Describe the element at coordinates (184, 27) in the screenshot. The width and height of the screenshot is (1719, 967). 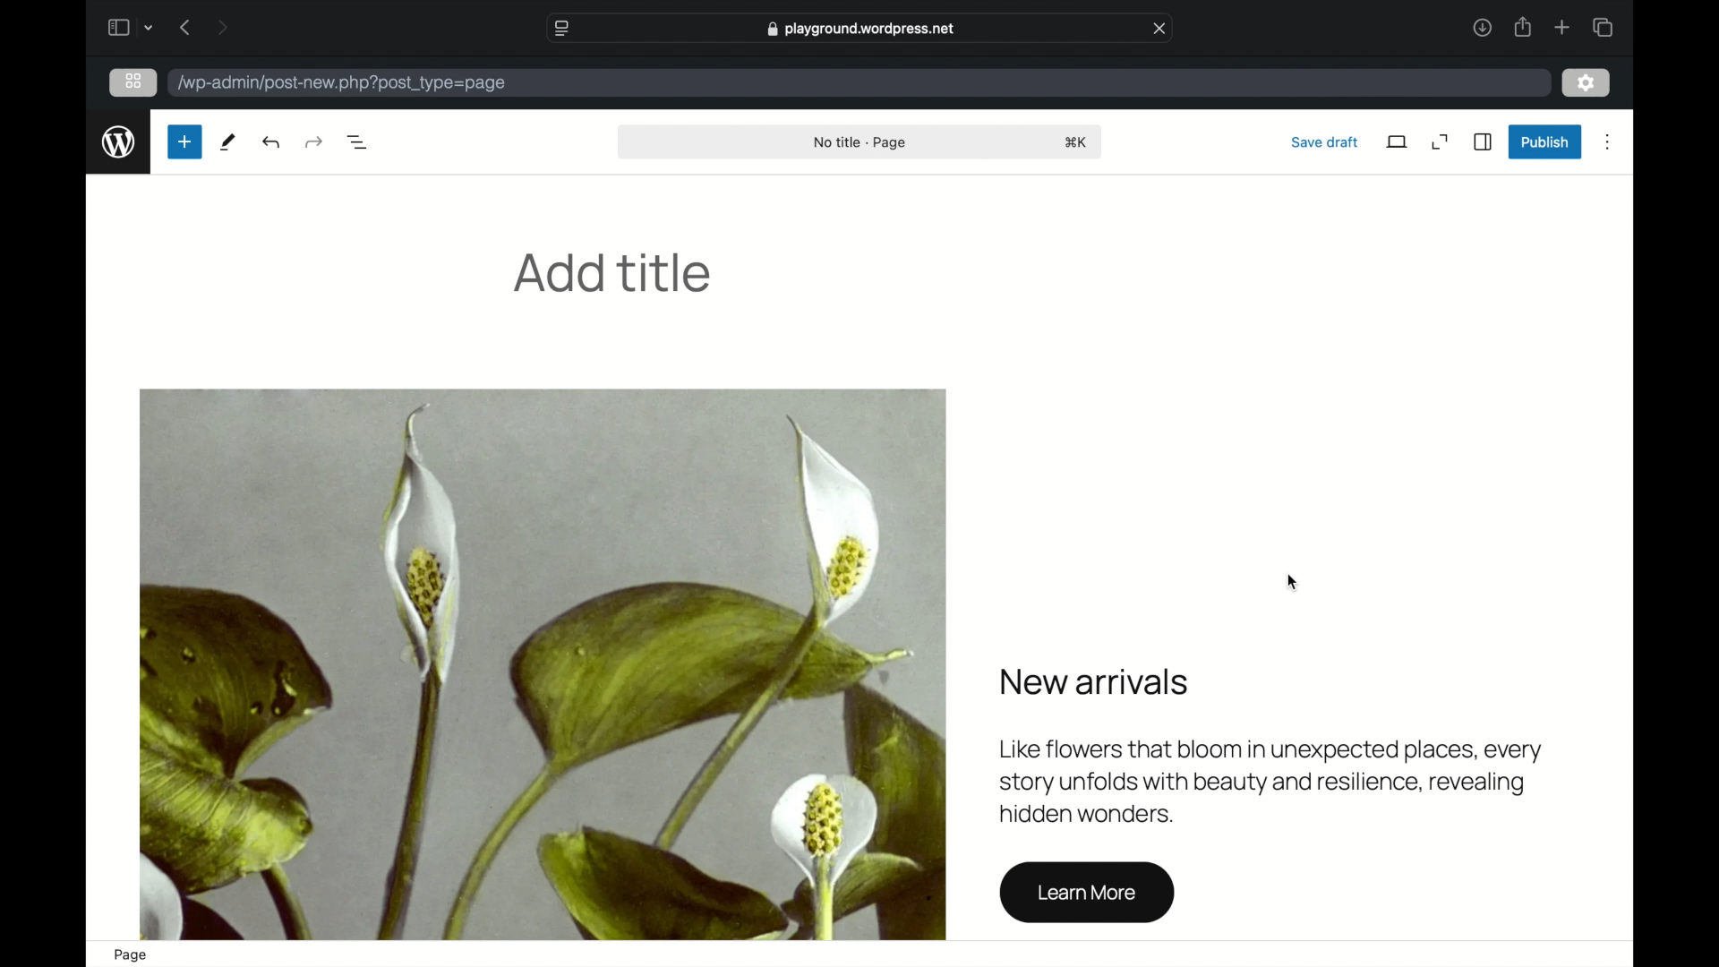
I see `previous` at that location.